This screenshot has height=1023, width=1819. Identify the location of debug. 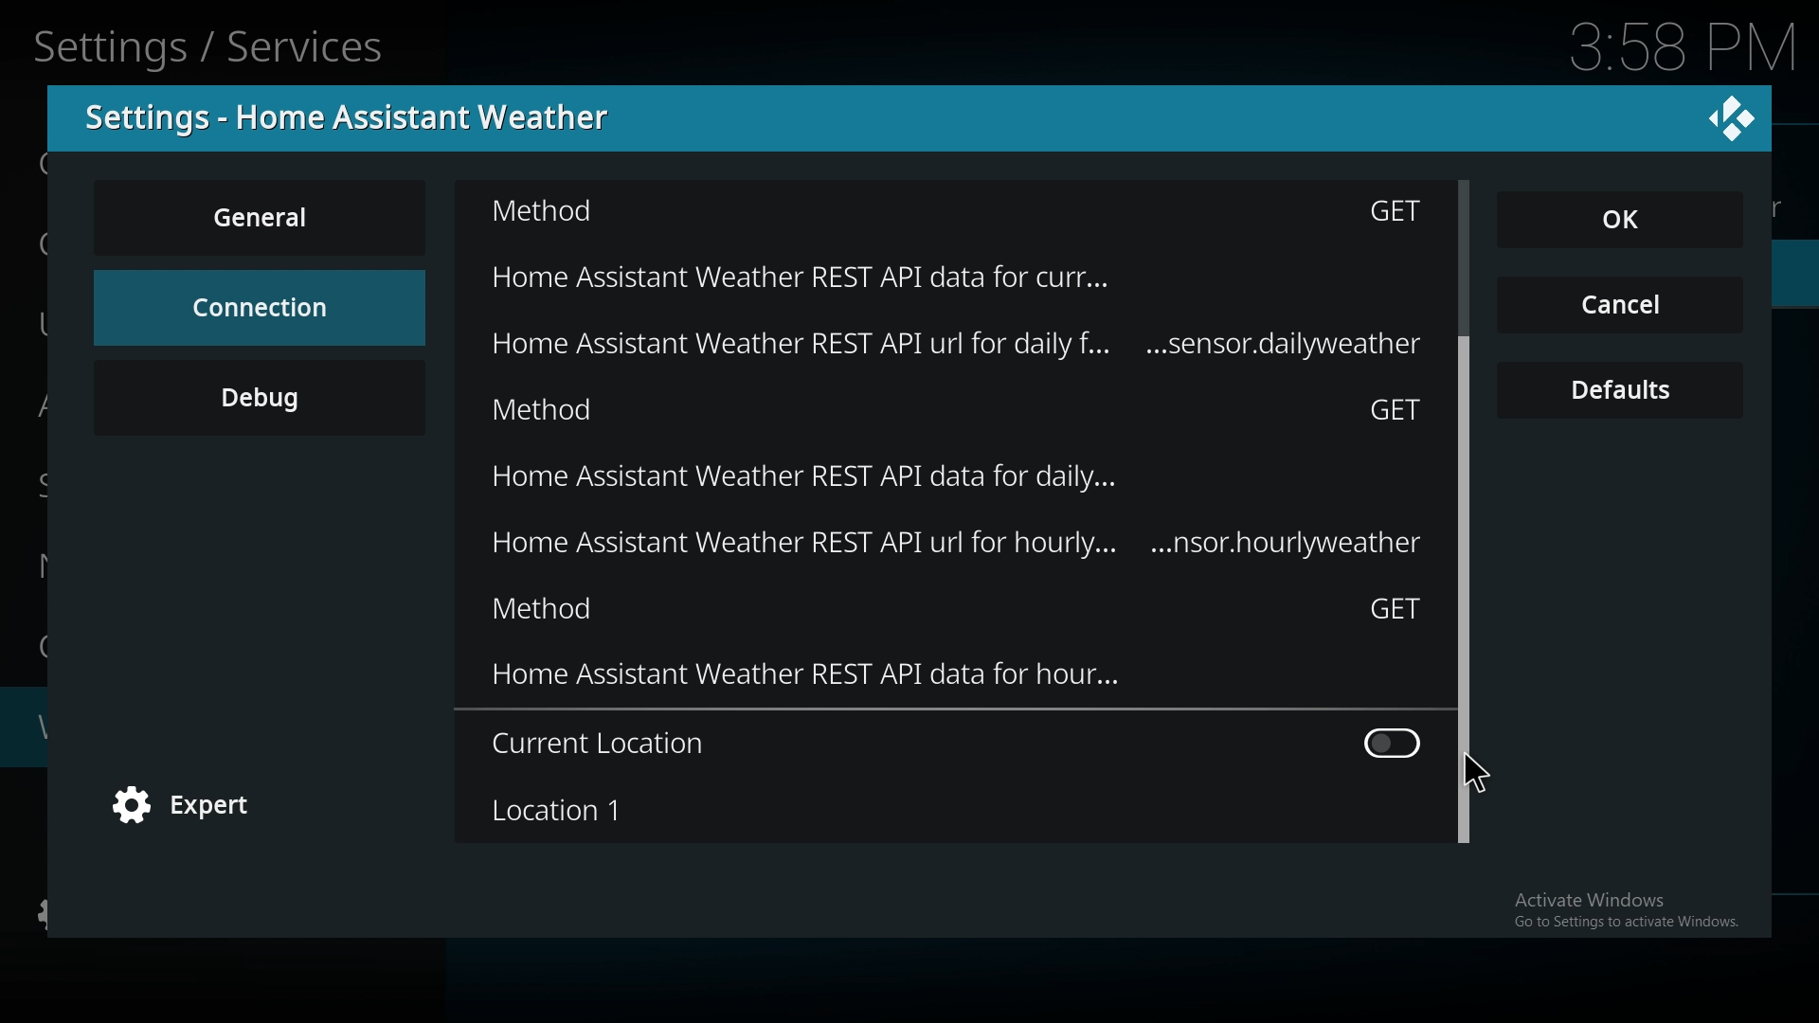
(260, 397).